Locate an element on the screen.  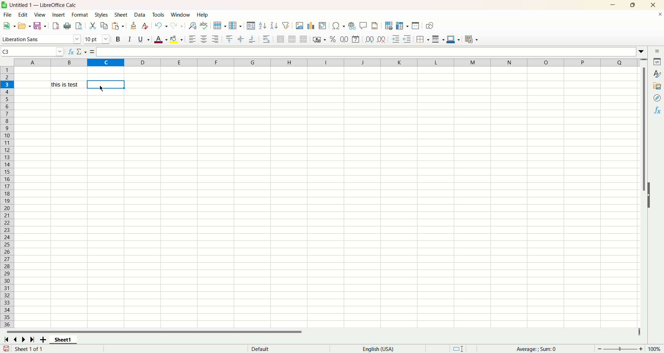
save is located at coordinates (6, 349).